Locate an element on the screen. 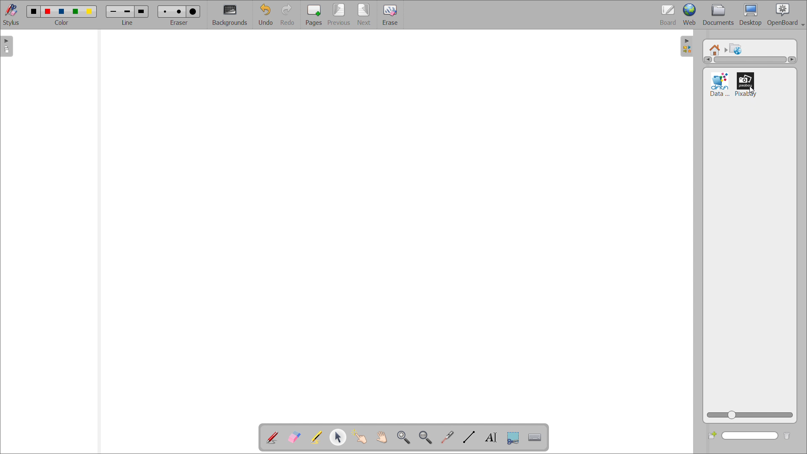  toggle stylus is located at coordinates (11, 14).